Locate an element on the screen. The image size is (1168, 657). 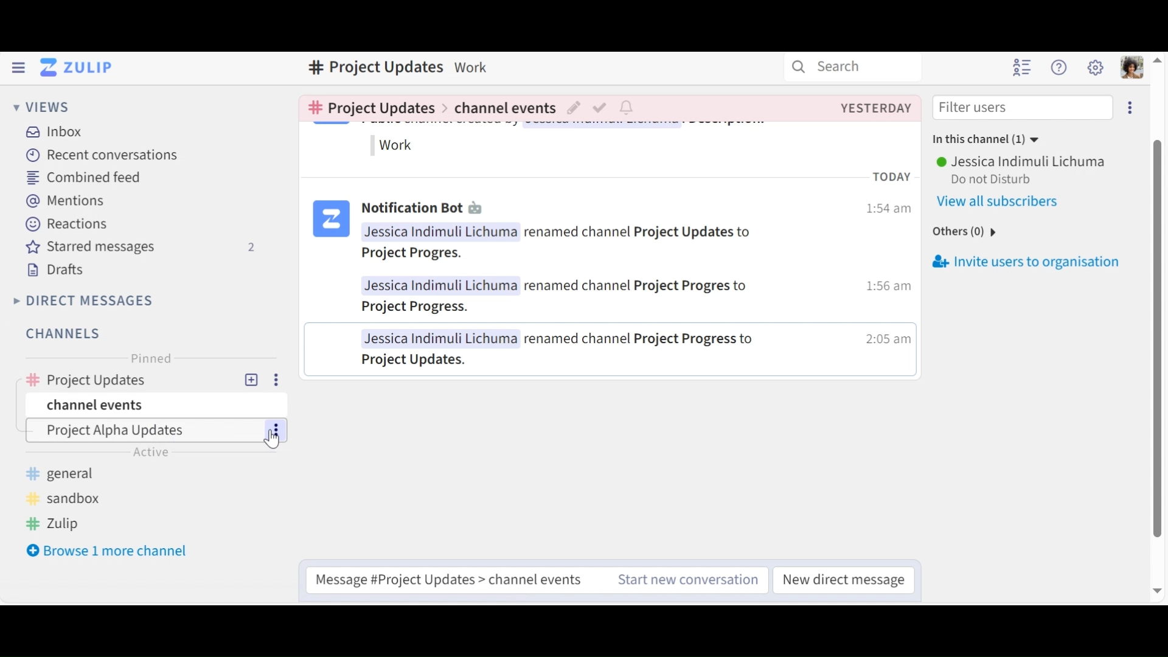
Personal menu is located at coordinates (1133, 67).